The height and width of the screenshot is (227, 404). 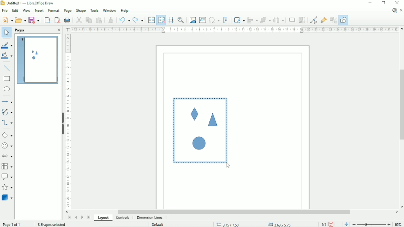 I want to click on Scroll to next page, so click(x=82, y=217).